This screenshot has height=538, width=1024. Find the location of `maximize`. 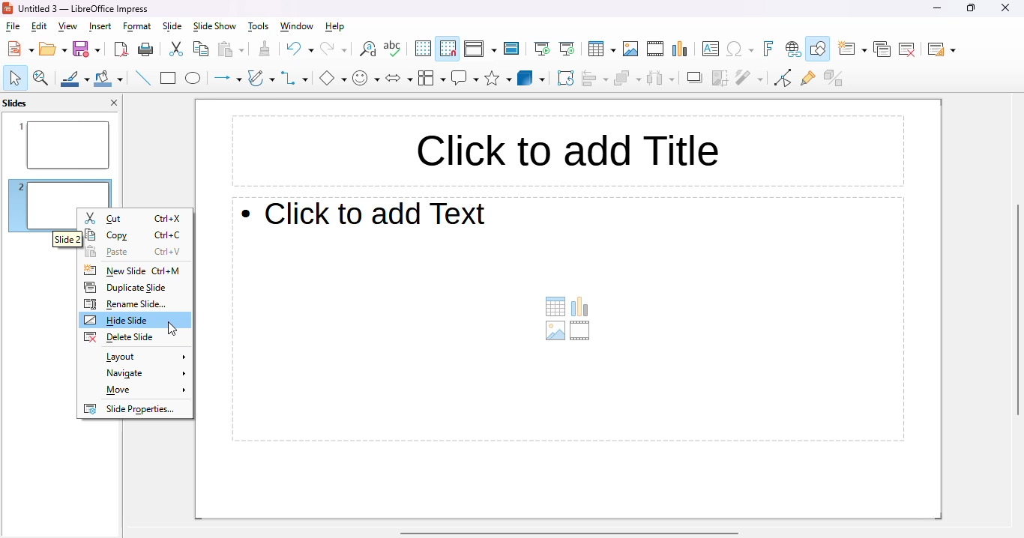

maximize is located at coordinates (972, 8).